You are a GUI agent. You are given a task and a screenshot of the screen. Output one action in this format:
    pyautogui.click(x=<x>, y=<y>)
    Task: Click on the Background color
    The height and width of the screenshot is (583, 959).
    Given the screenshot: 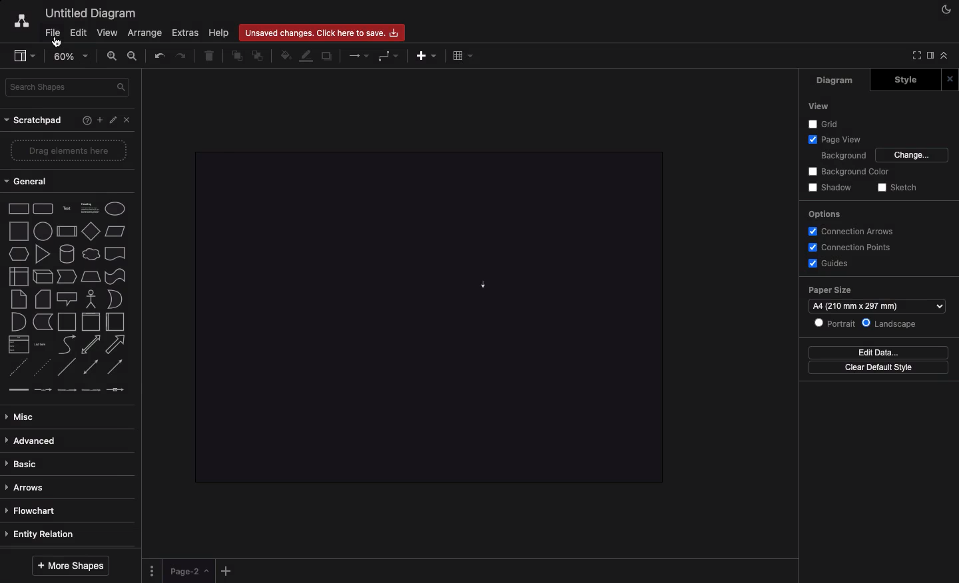 What is the action you would take?
    pyautogui.click(x=850, y=172)
    